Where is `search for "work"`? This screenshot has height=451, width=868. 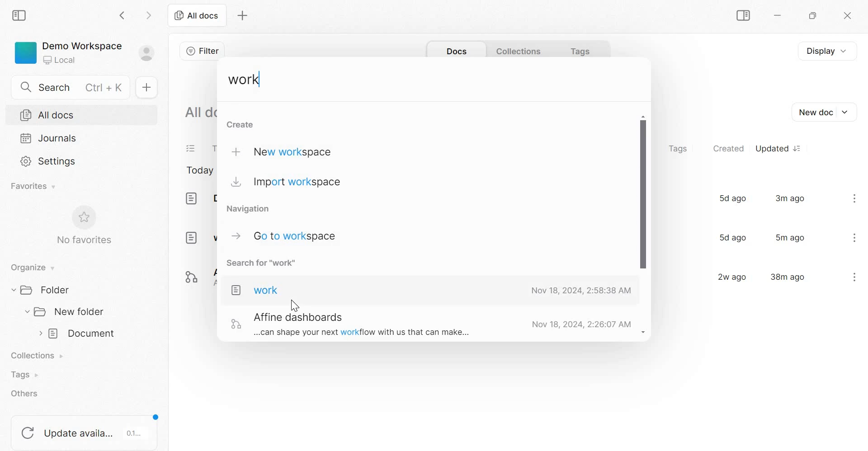
search for "work" is located at coordinates (268, 265).